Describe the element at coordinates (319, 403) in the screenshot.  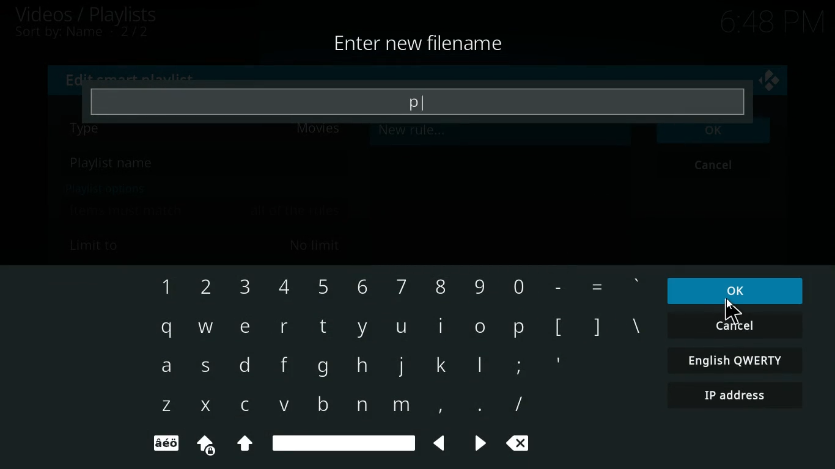
I see `b` at that location.